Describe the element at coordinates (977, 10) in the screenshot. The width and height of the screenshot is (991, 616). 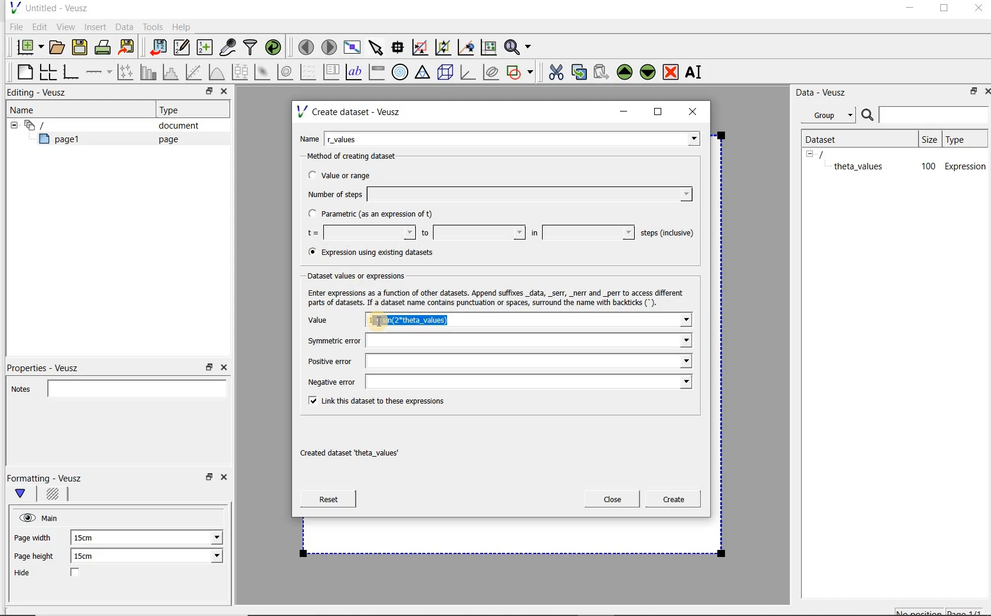
I see `Close` at that location.